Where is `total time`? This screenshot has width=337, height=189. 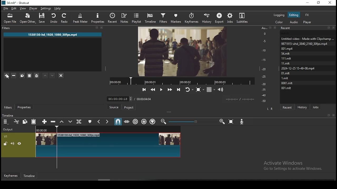
total time is located at coordinates (144, 99).